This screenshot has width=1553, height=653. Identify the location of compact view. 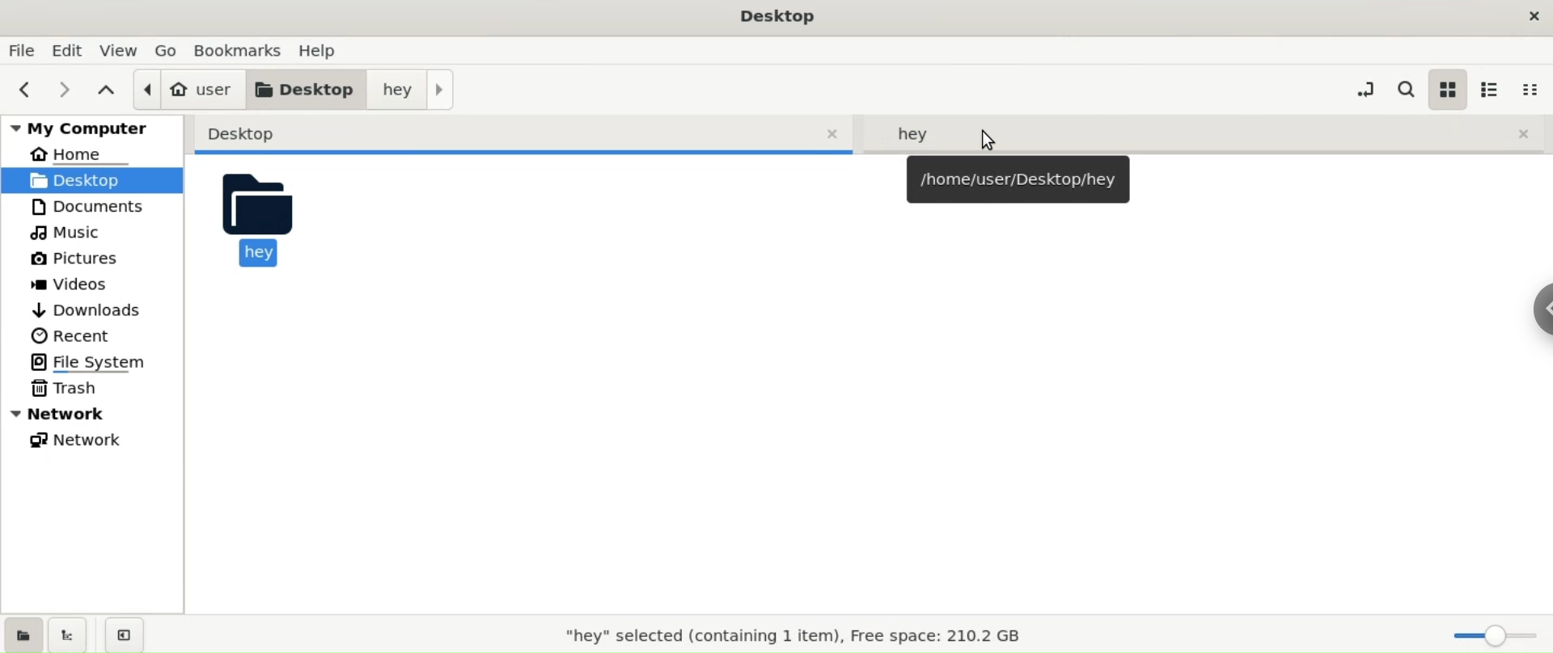
(1531, 90).